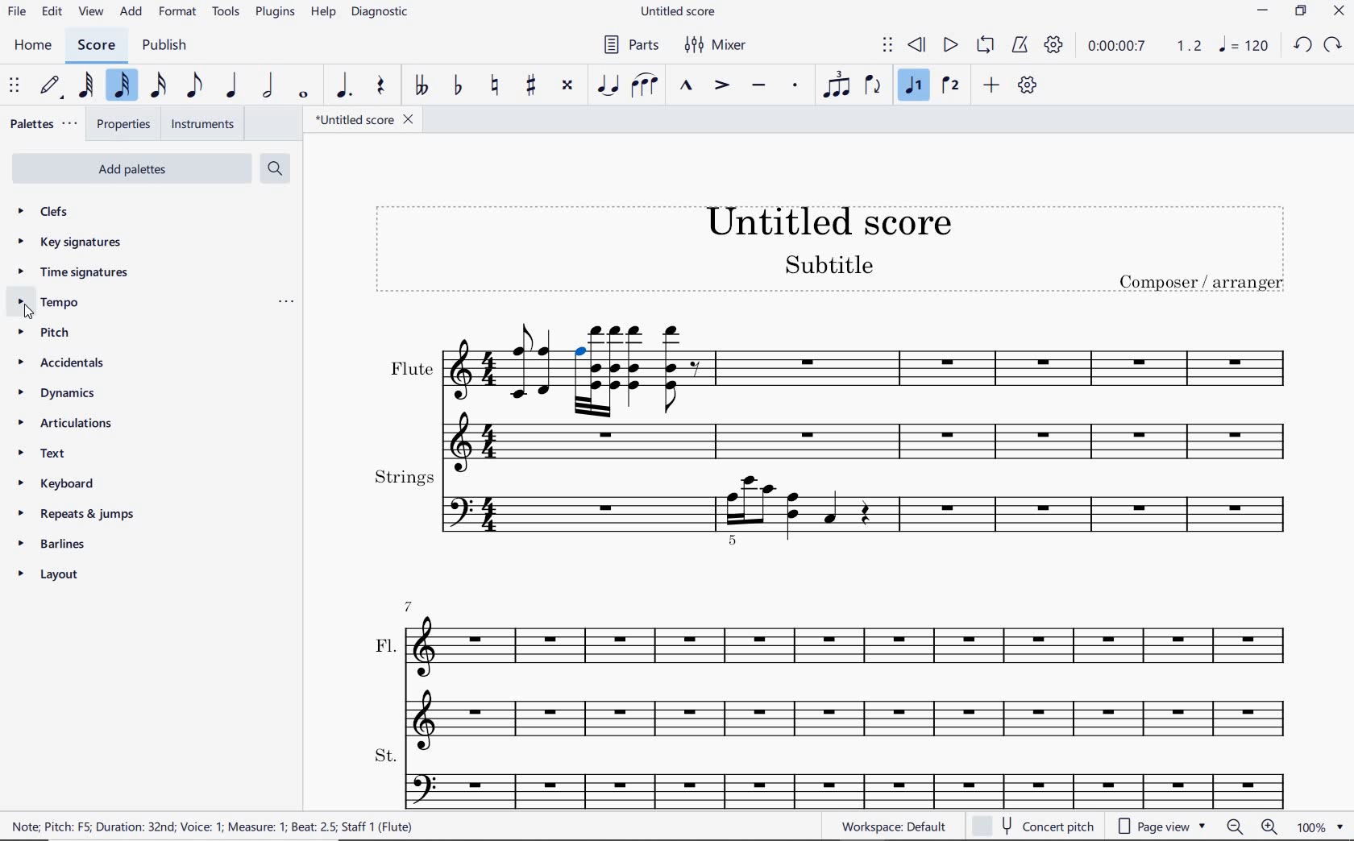  Describe the element at coordinates (1159, 825) in the screenshot. I see `page view` at that location.